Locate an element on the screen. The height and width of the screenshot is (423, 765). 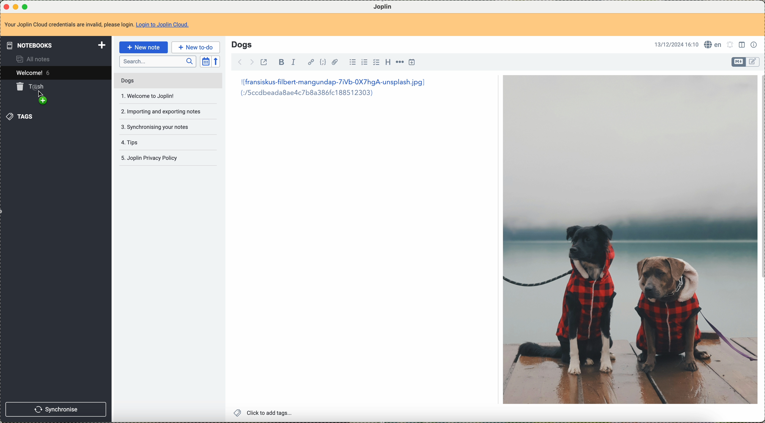
reverse sort order is located at coordinates (216, 61).